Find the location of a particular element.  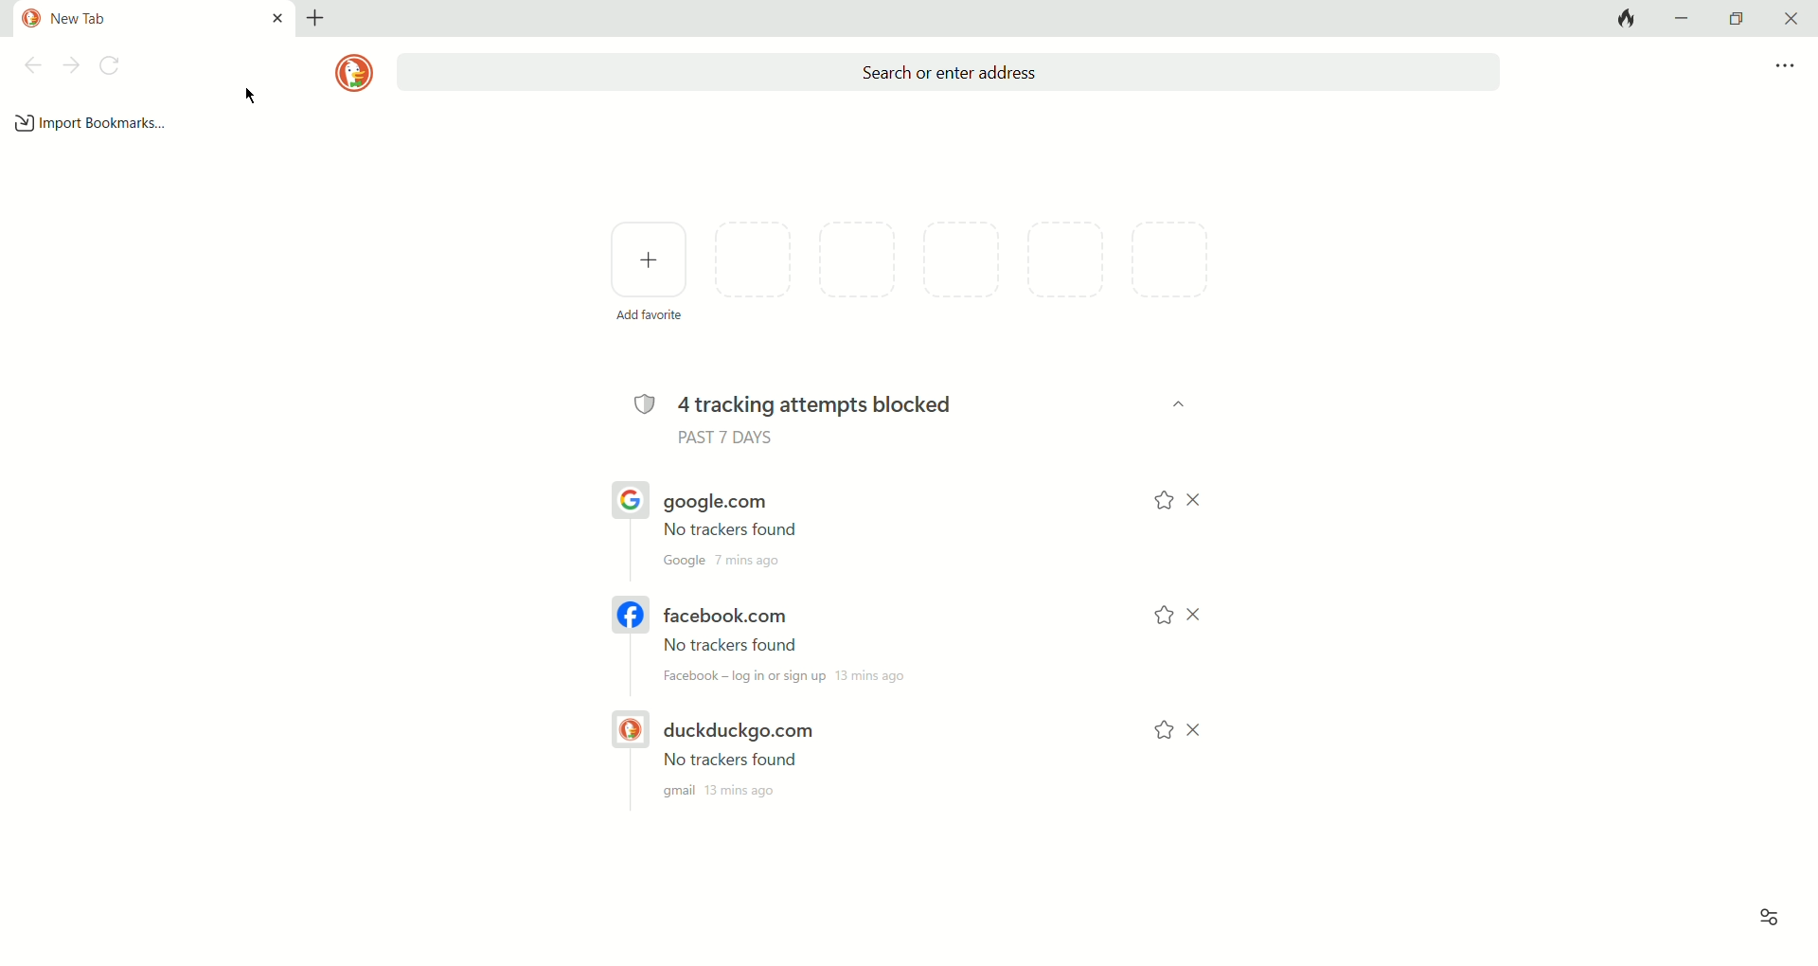

logo is located at coordinates (354, 71).